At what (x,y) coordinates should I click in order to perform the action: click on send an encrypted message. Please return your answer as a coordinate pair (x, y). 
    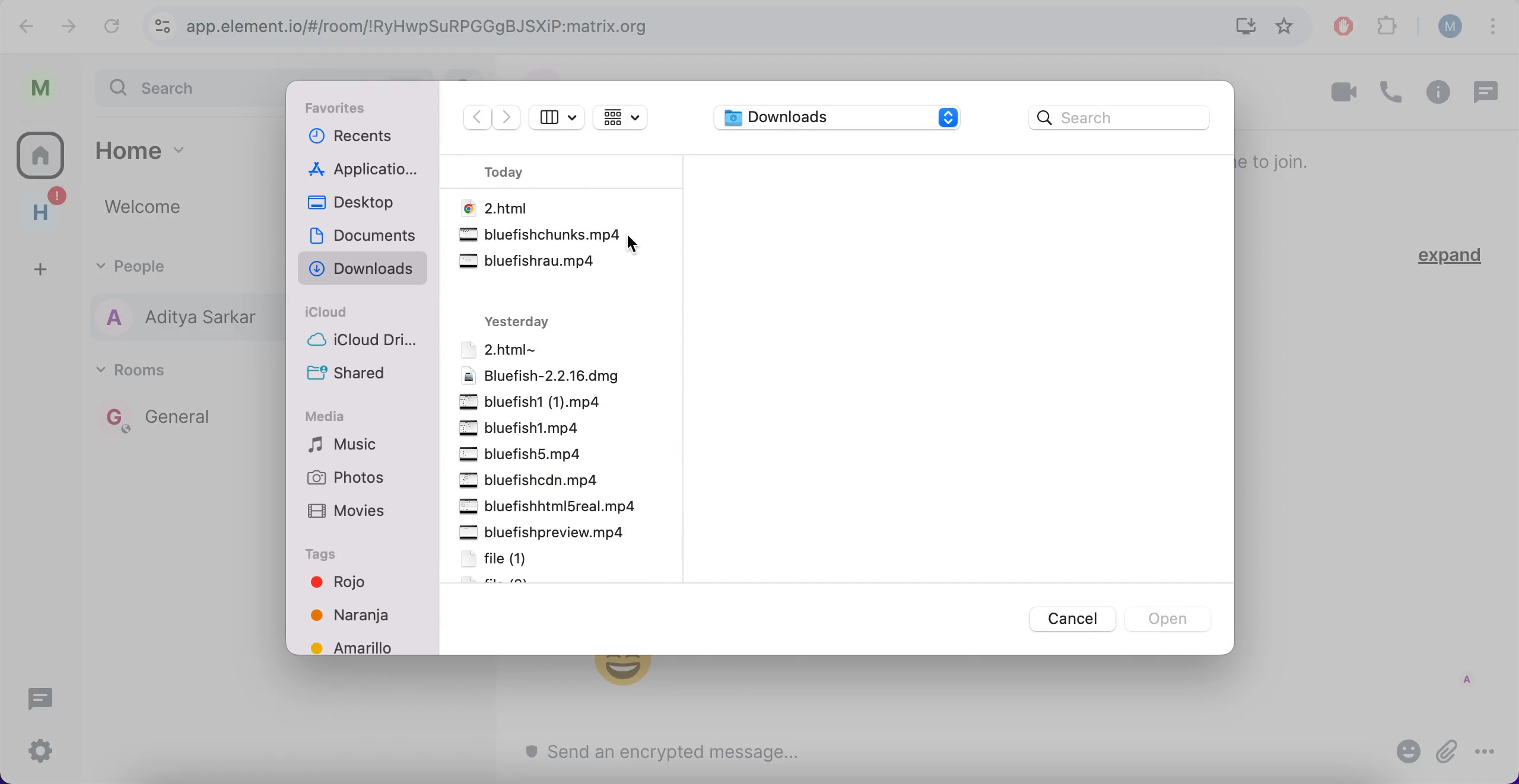
    Looking at the image, I should click on (907, 756).